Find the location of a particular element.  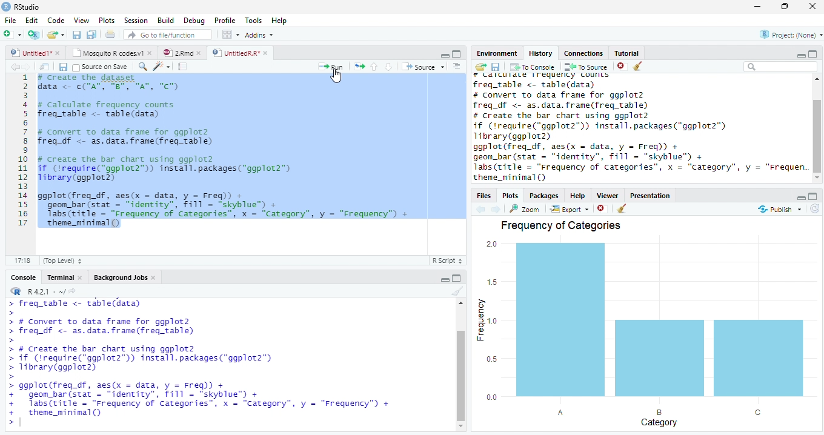

Show in new window is located at coordinates (45, 67).